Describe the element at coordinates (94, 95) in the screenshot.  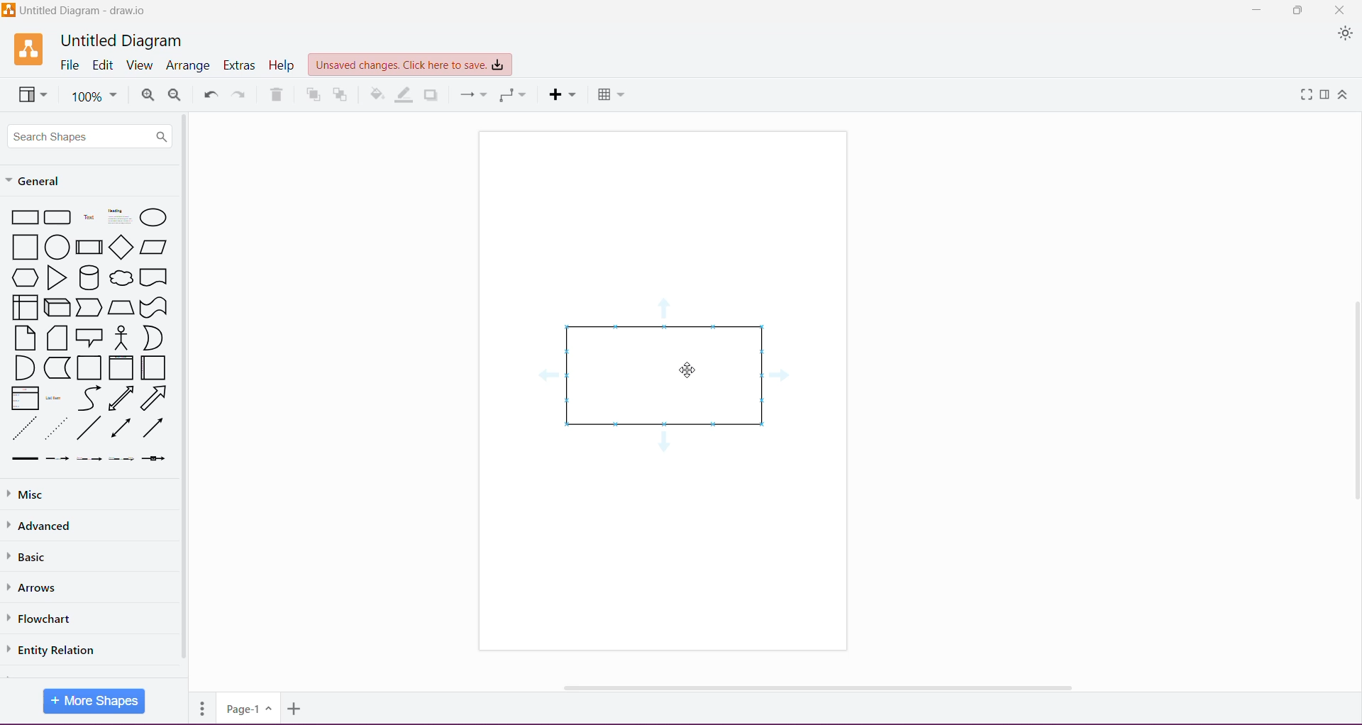
I see `Zoom` at that location.